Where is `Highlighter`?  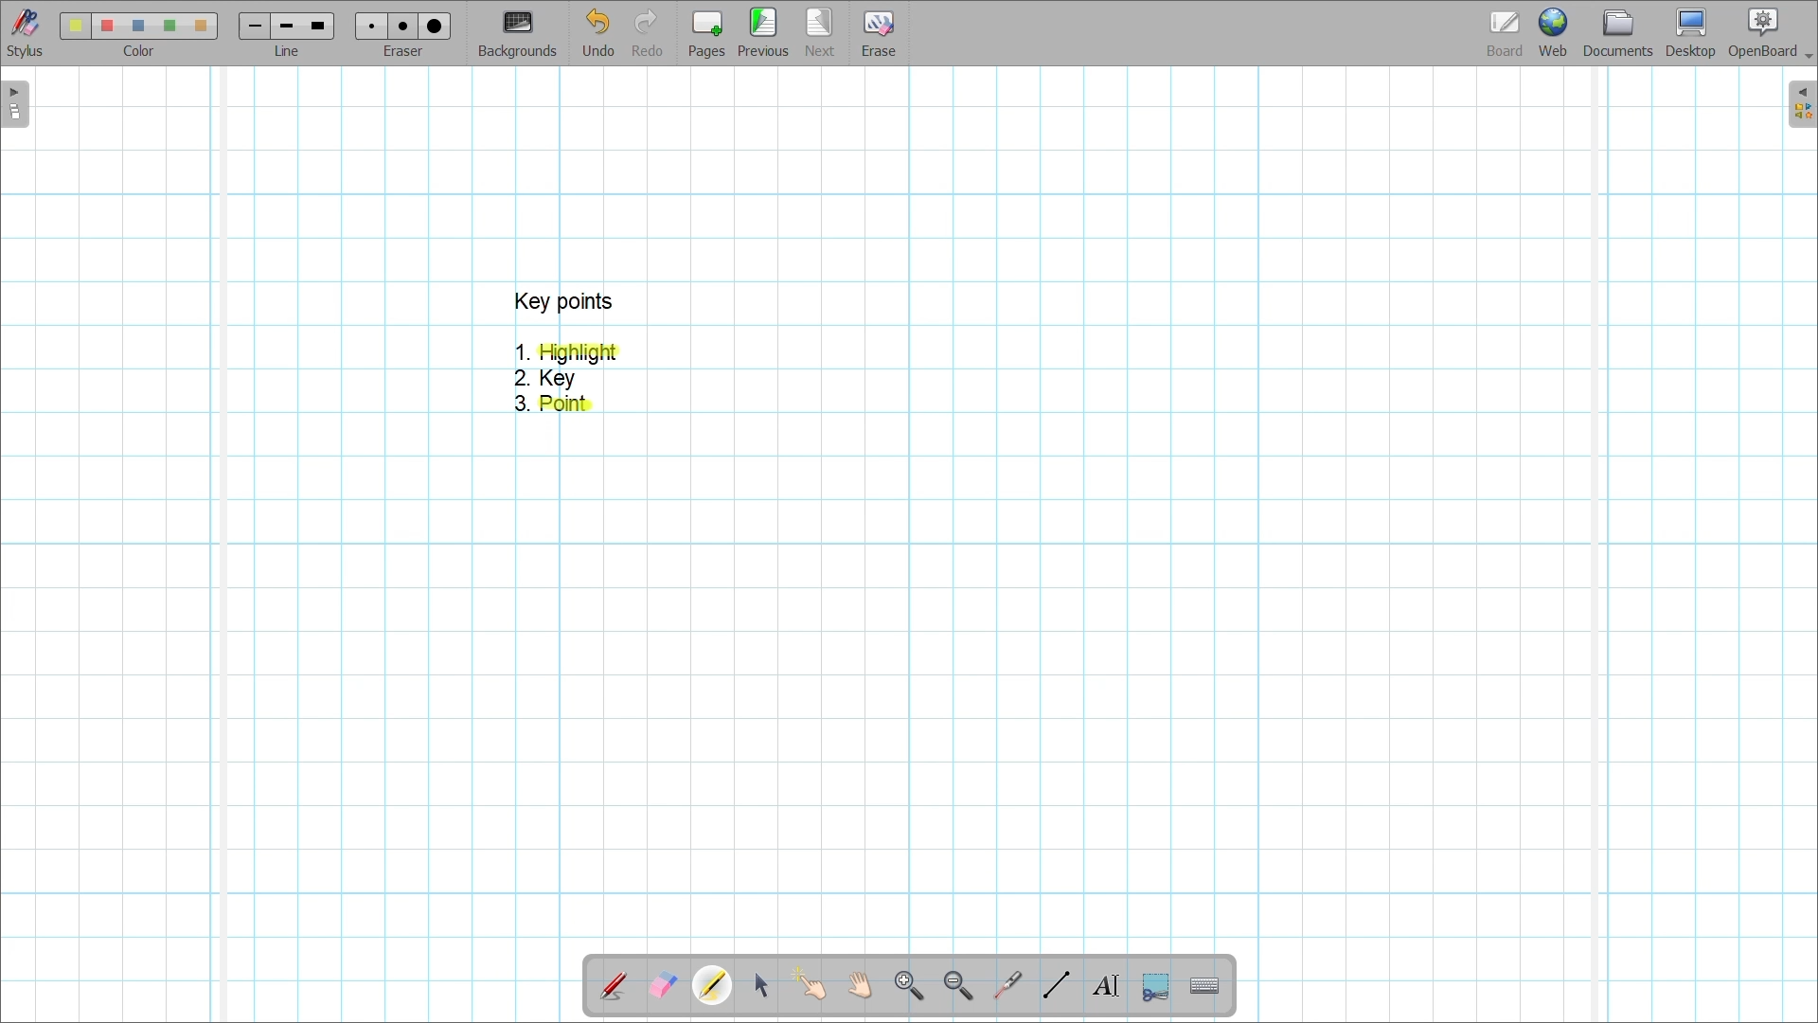
Highlighter is located at coordinates (712, 985).